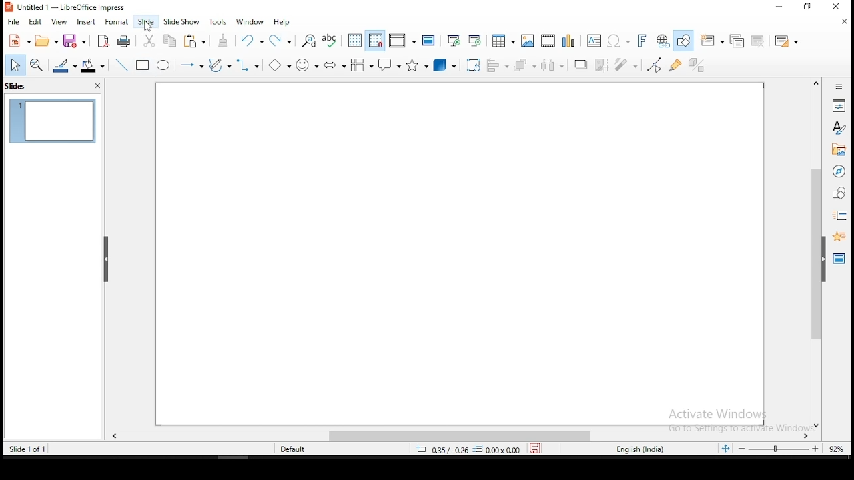  Describe the element at coordinates (641, 40) in the screenshot. I see `fontwork text` at that location.